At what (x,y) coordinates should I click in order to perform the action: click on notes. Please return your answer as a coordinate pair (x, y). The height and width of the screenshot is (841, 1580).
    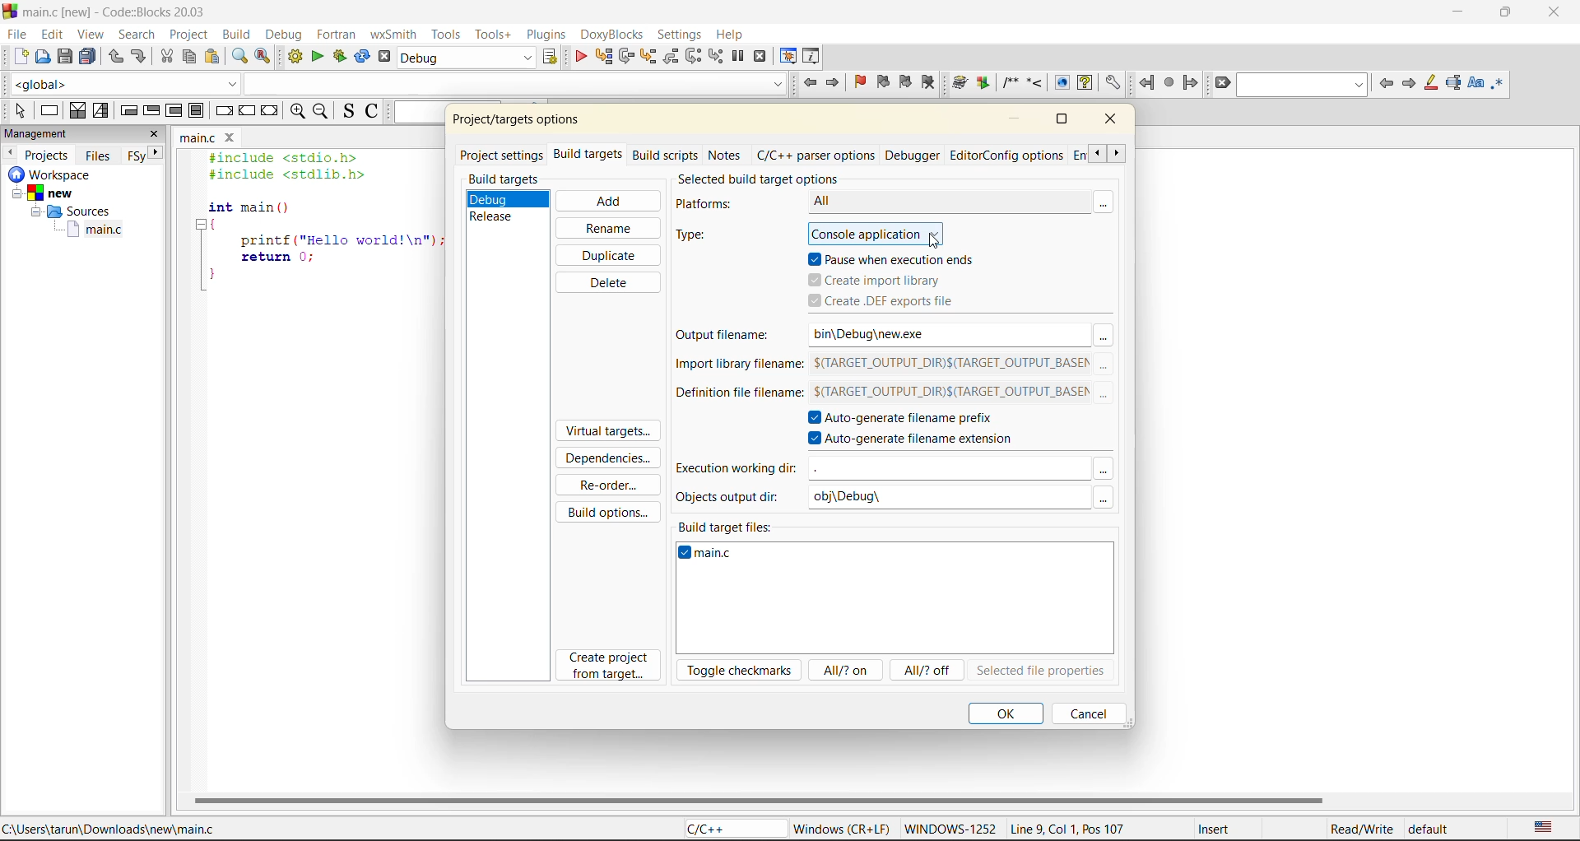
    Looking at the image, I should click on (727, 154).